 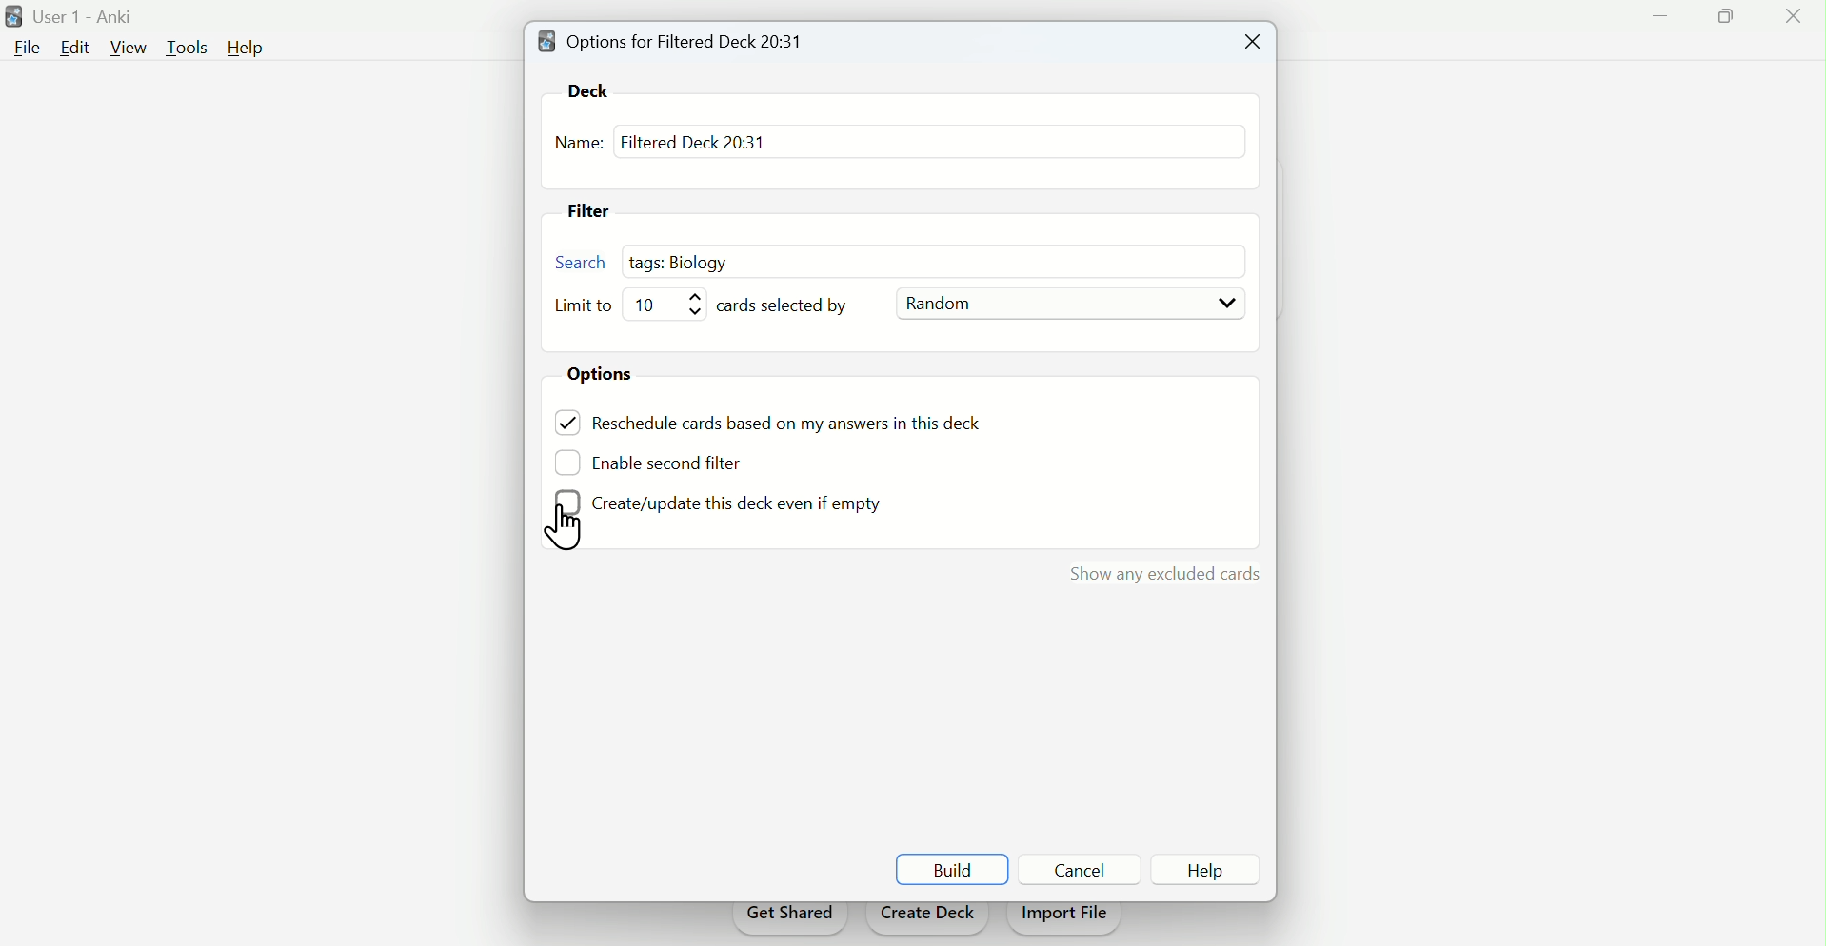 What do you see at coordinates (681, 461) in the screenshot?
I see ` Enable second Filter` at bounding box center [681, 461].